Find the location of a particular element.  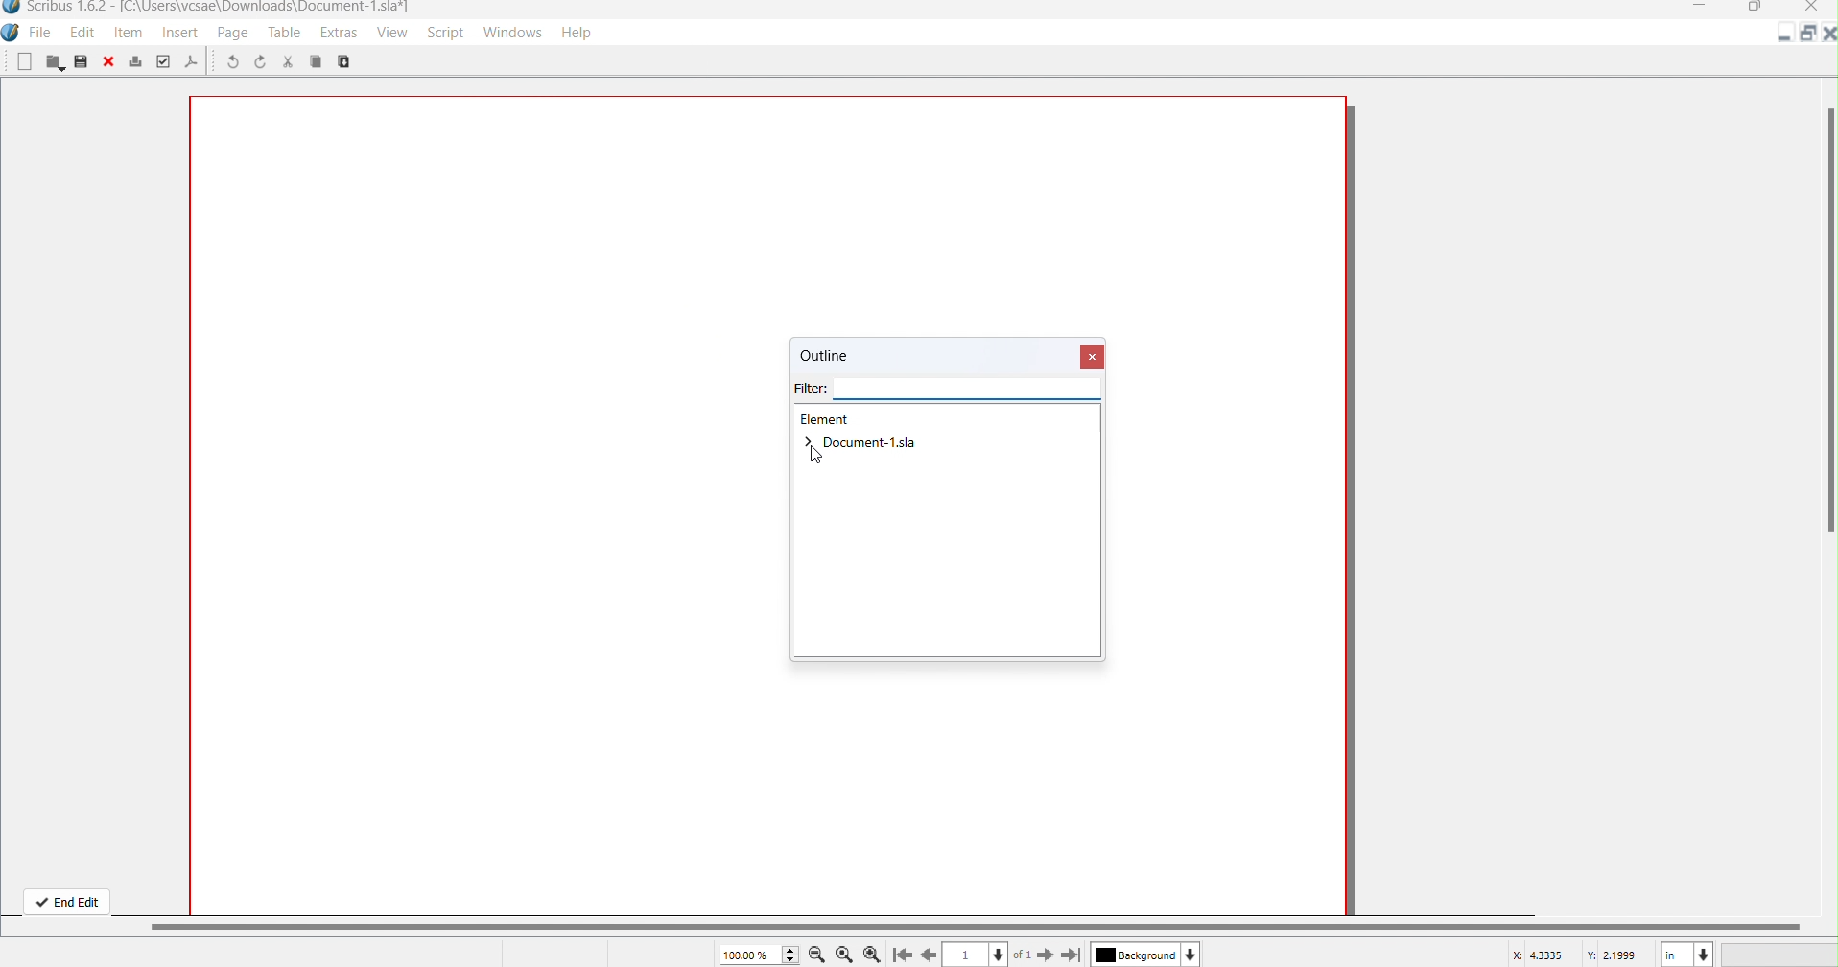

 is located at coordinates (344, 34).